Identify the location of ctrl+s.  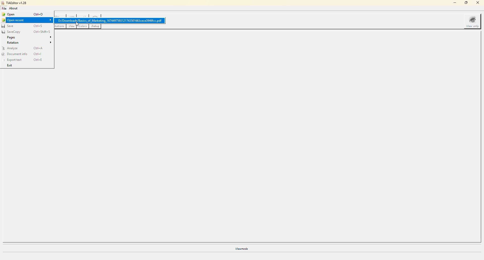
(39, 26).